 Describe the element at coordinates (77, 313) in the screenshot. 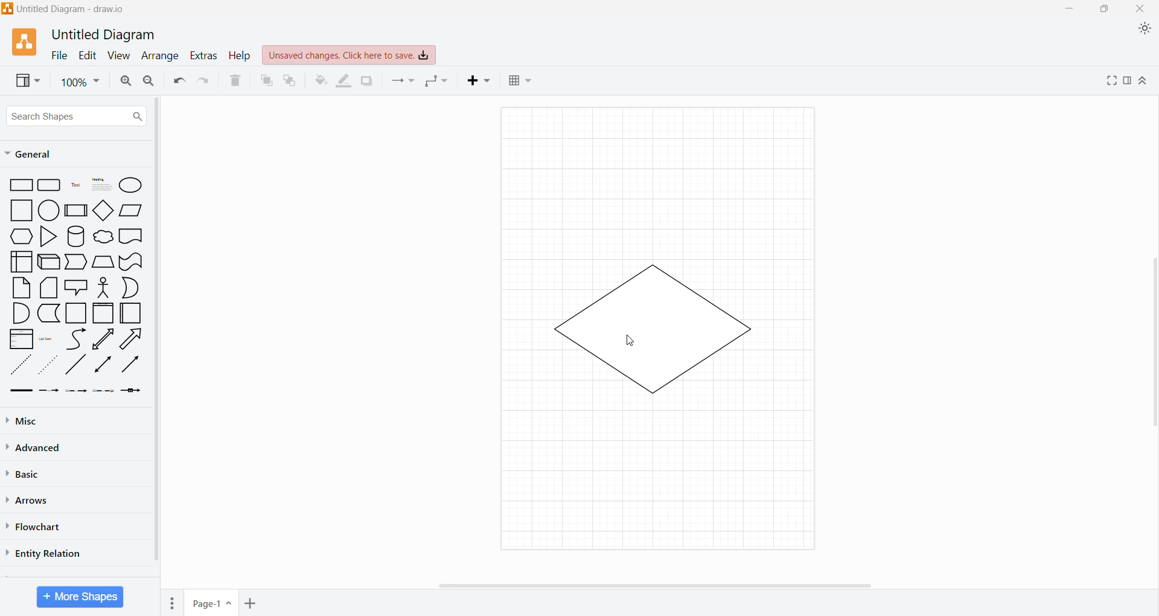

I see `Container` at that location.